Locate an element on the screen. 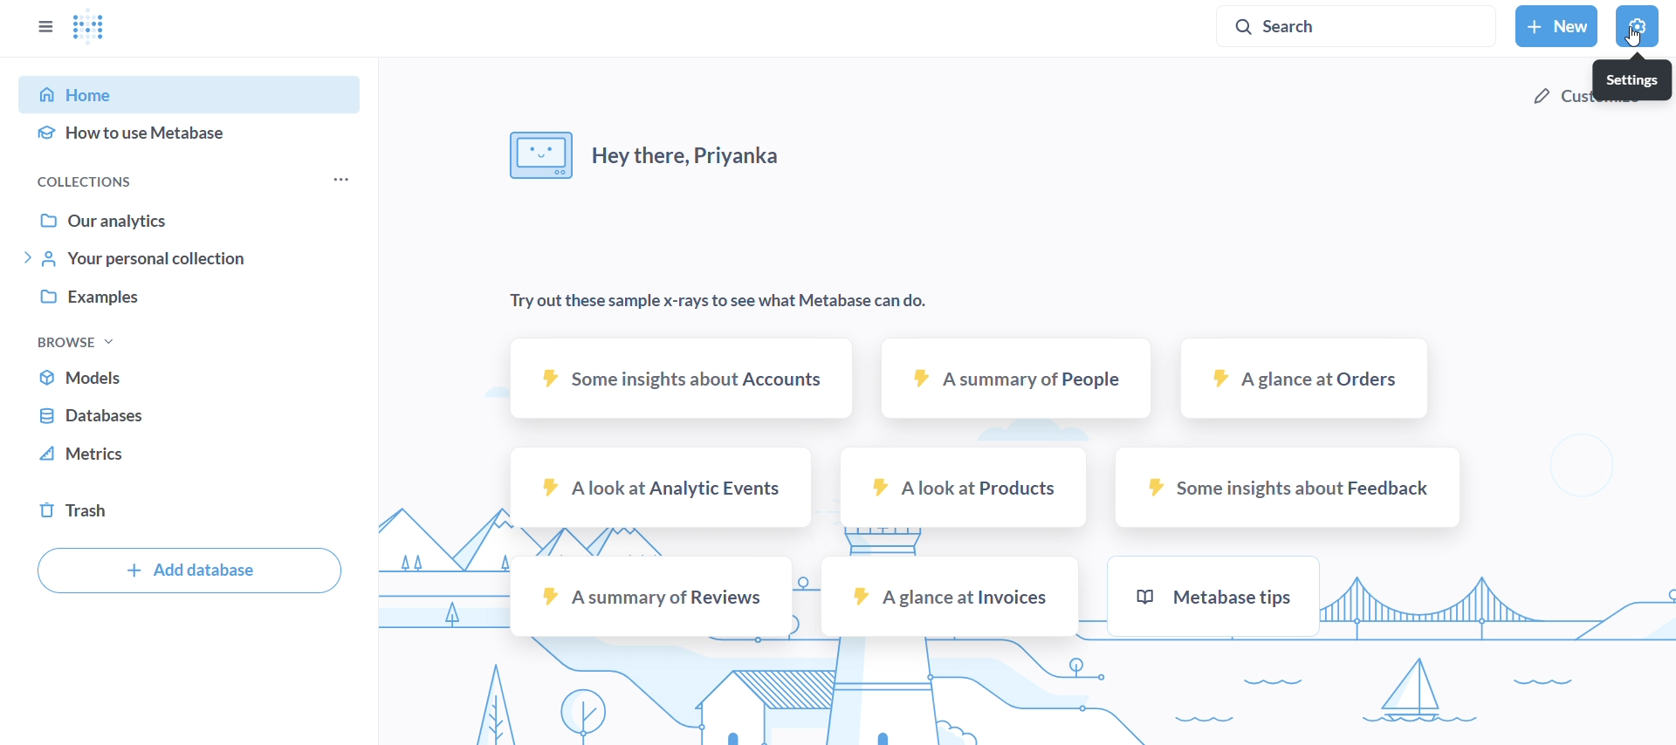  metabase tips is located at coordinates (1212, 597).